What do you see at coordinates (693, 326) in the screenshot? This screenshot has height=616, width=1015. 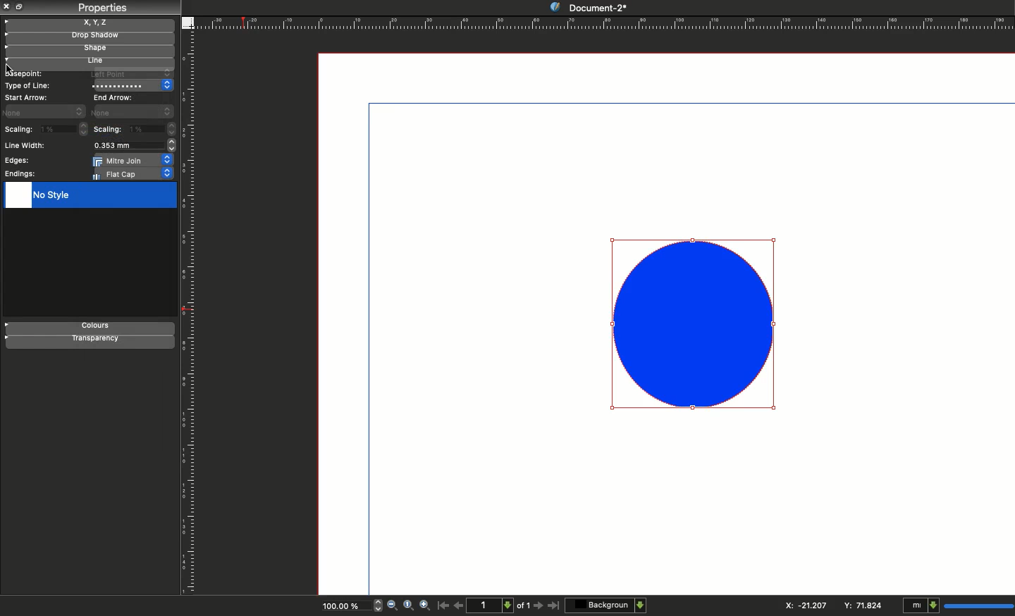 I see `New border` at bounding box center [693, 326].